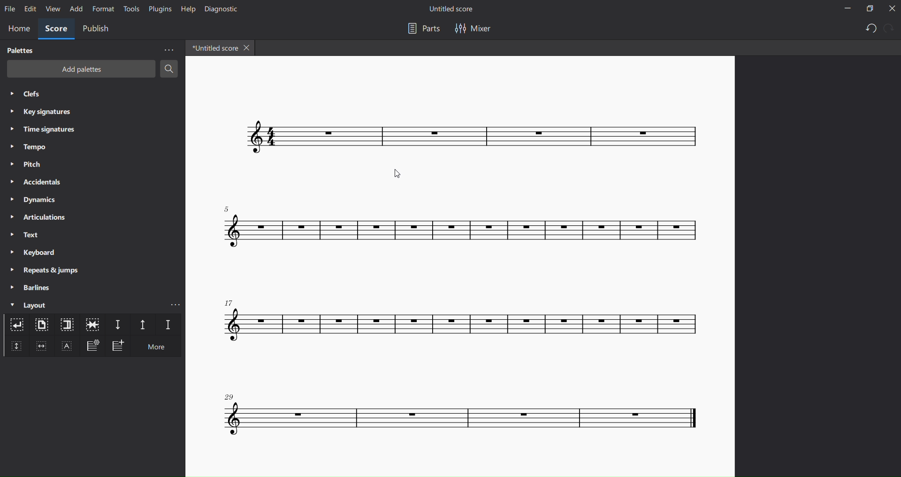  What do you see at coordinates (15, 350) in the screenshot?
I see `insert vertical frame` at bounding box center [15, 350].